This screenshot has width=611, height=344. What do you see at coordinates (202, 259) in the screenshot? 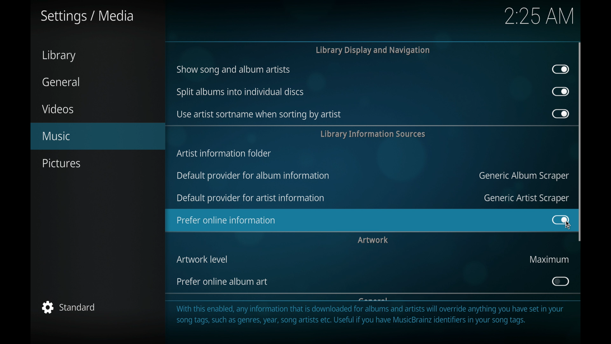
I see `artwork level` at bounding box center [202, 259].